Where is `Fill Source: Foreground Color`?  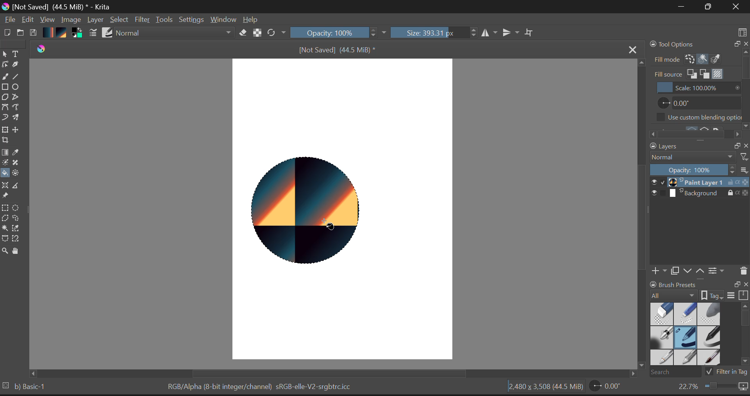
Fill Source: Foreground Color is located at coordinates (693, 74).